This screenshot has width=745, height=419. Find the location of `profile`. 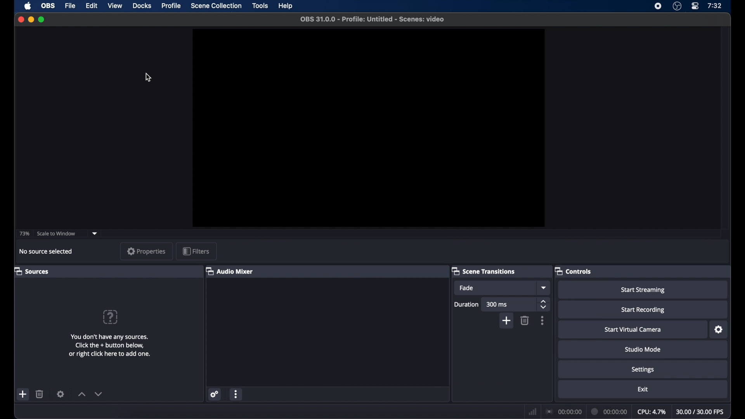

profile is located at coordinates (172, 5).